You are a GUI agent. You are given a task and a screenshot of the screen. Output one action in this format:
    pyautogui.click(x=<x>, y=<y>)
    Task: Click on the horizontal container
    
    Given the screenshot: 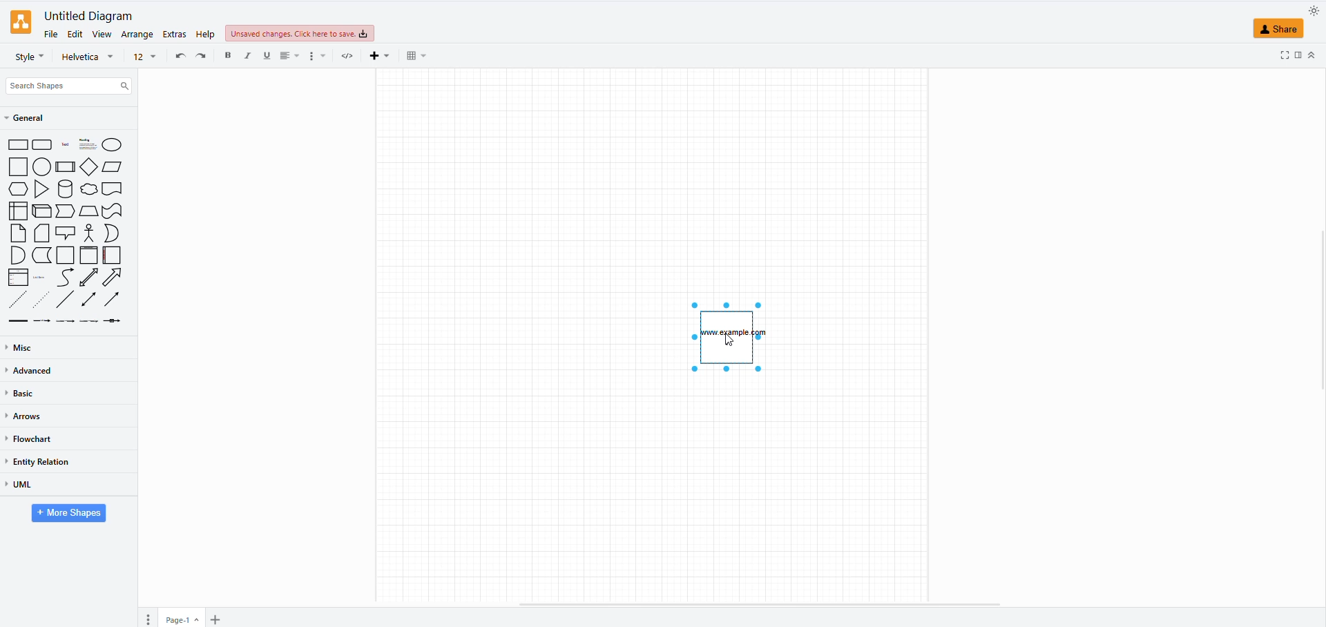 What is the action you would take?
    pyautogui.click(x=110, y=255)
    